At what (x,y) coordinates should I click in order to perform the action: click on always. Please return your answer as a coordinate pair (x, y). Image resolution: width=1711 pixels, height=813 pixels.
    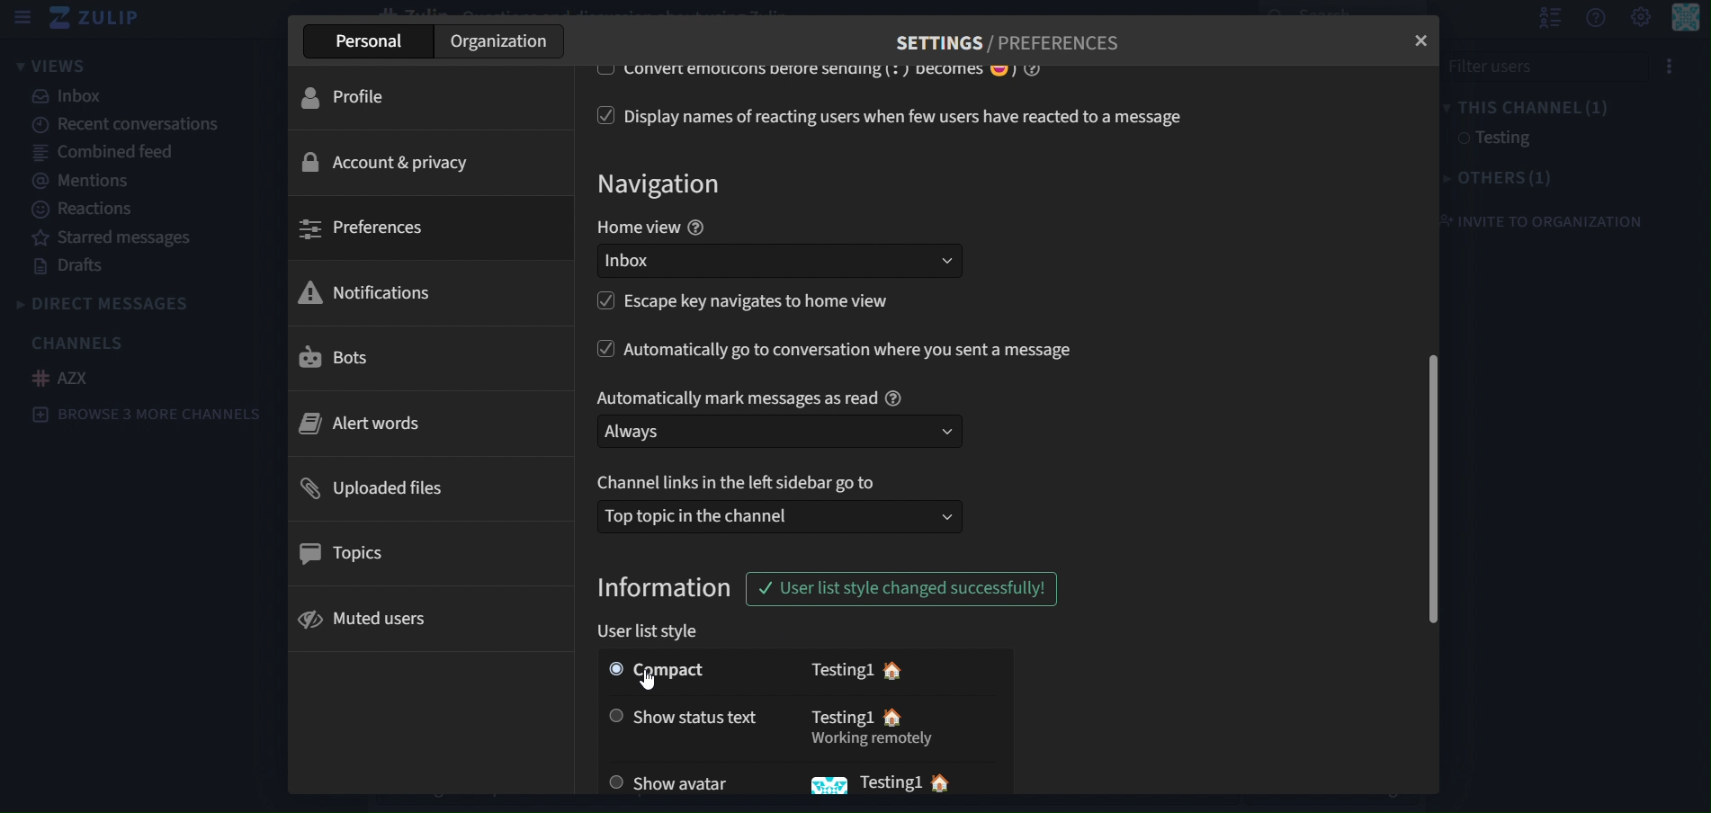
    Looking at the image, I should click on (780, 432).